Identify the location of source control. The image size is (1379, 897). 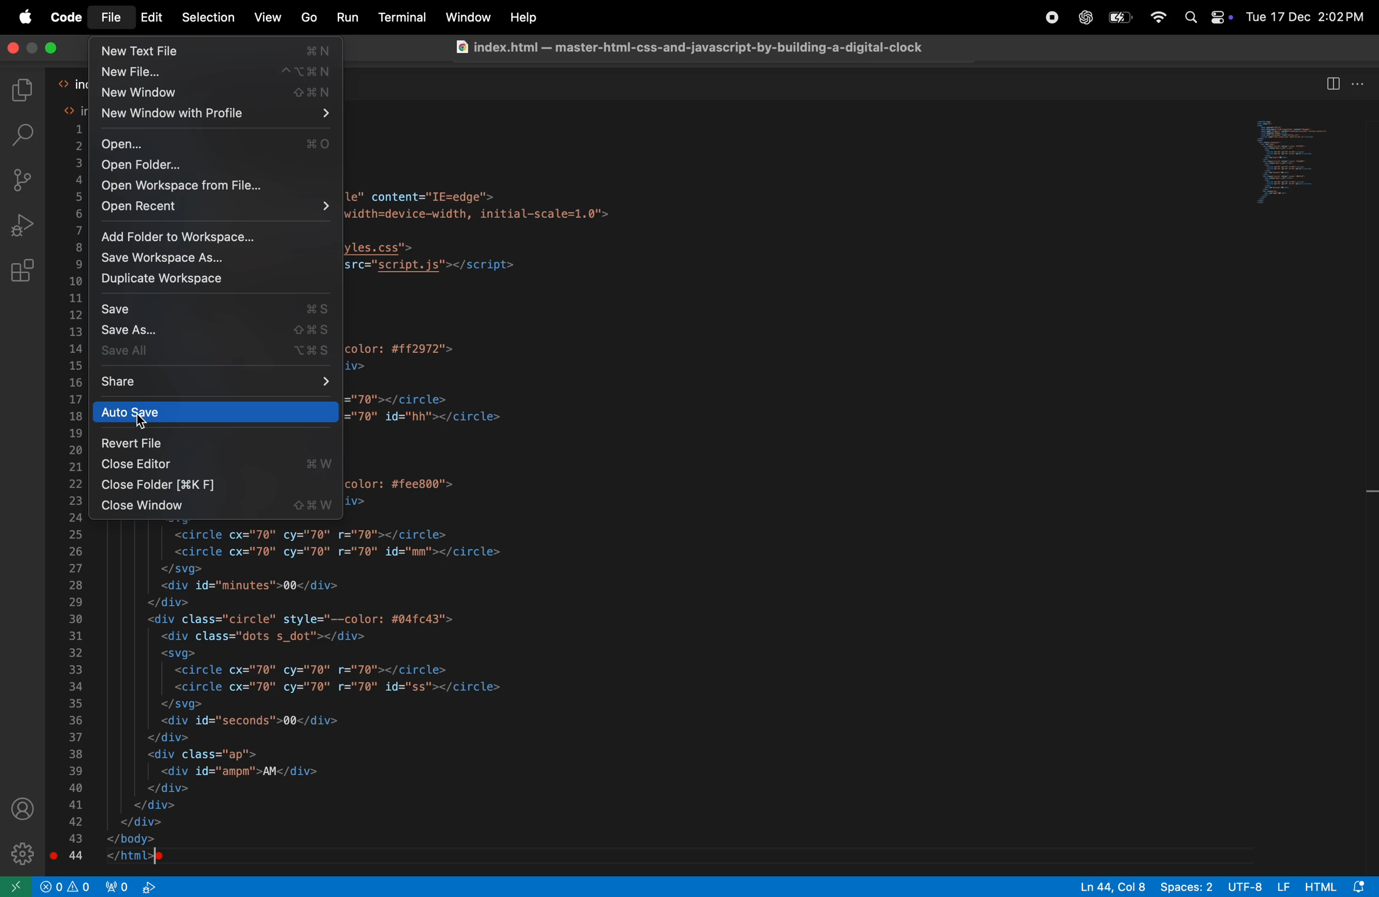
(24, 180).